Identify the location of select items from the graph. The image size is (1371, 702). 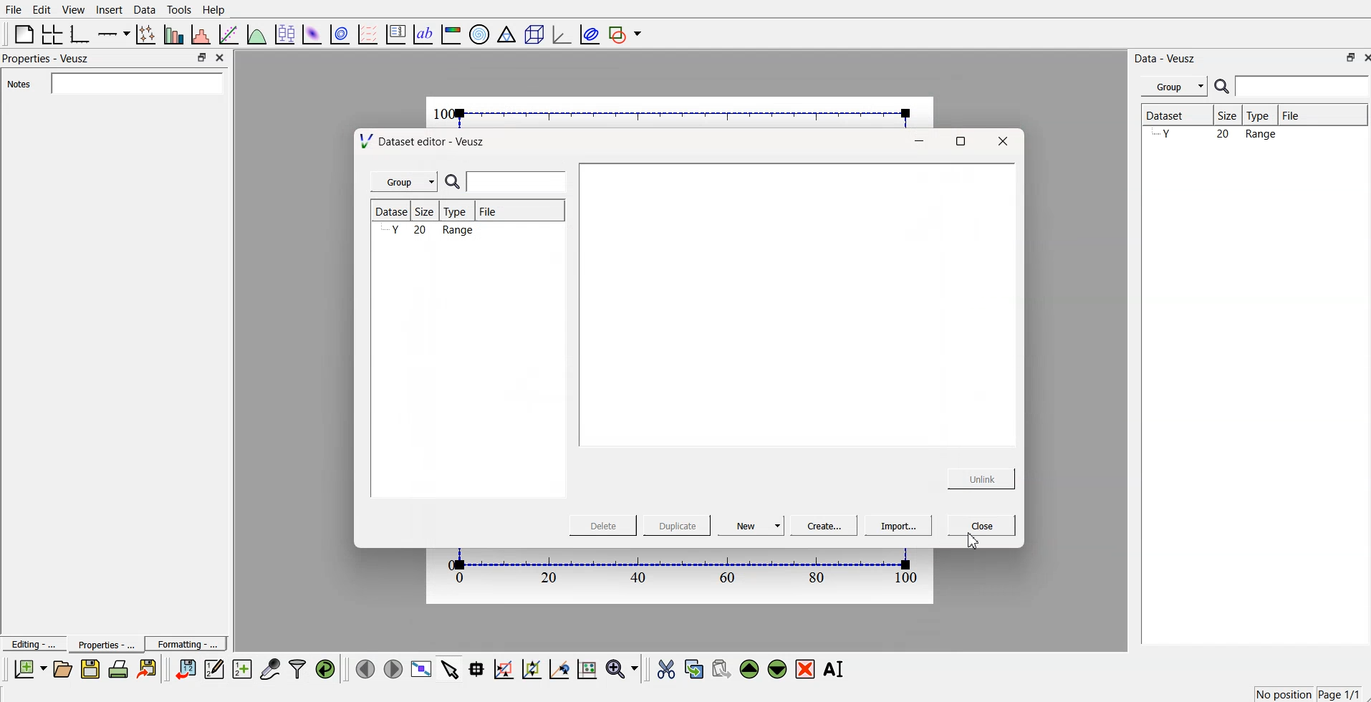
(452, 668).